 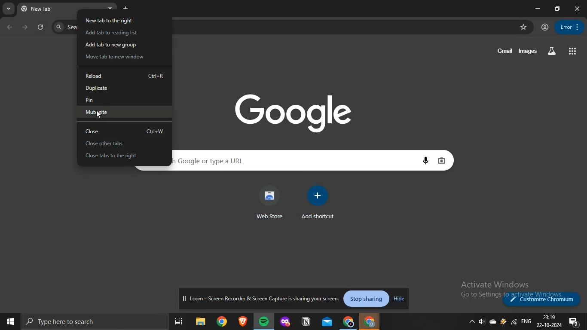 What do you see at coordinates (513, 321) in the screenshot?
I see `wifi` at bounding box center [513, 321].